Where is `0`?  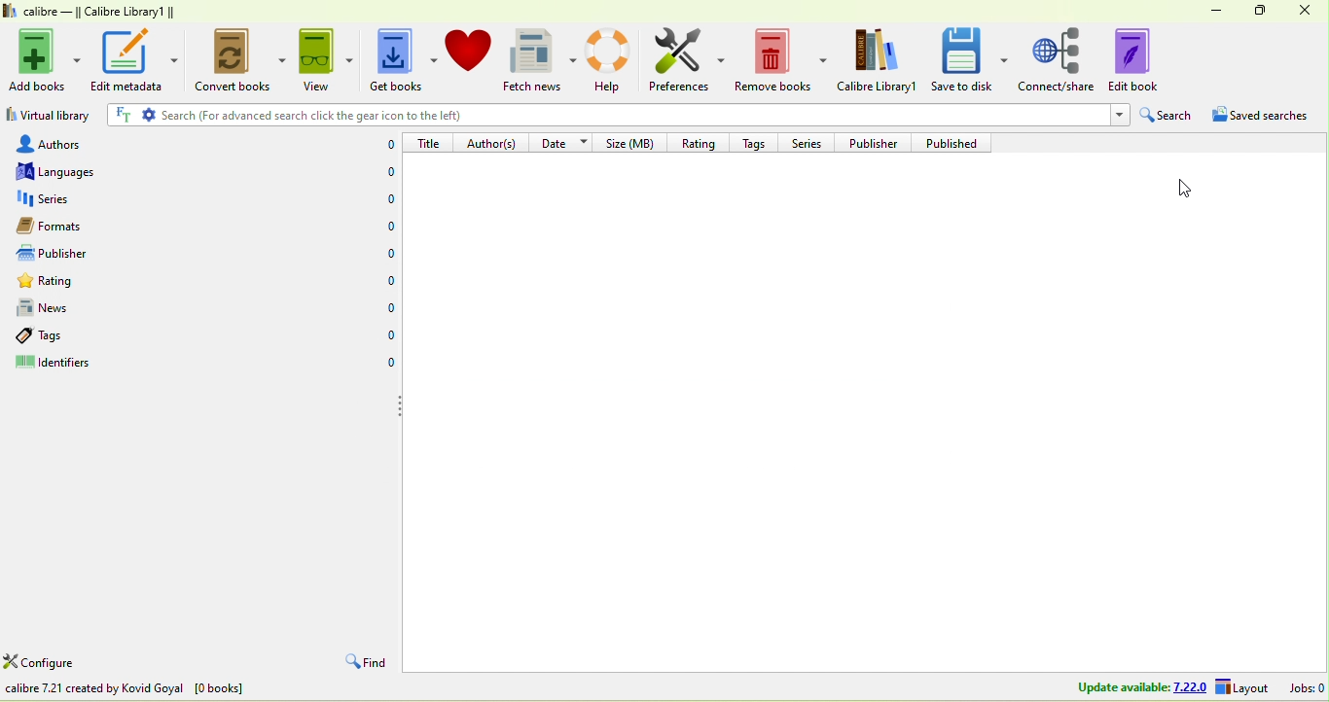
0 is located at coordinates (384, 253).